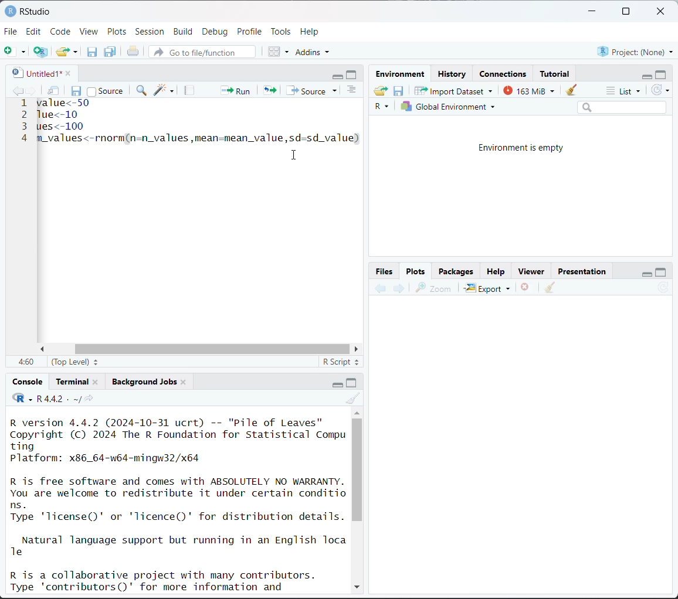 This screenshot has width=678, height=599. What do you see at coordinates (663, 289) in the screenshot?
I see `refresh current plot` at bounding box center [663, 289].